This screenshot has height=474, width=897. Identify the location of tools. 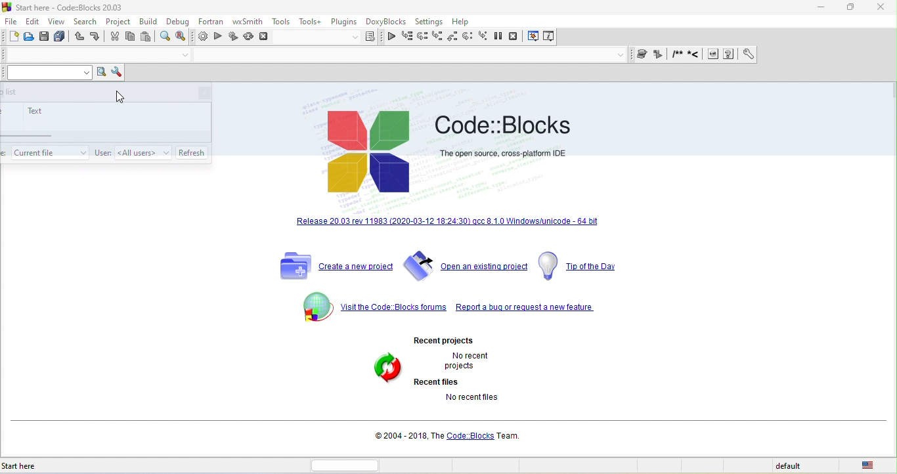
(281, 22).